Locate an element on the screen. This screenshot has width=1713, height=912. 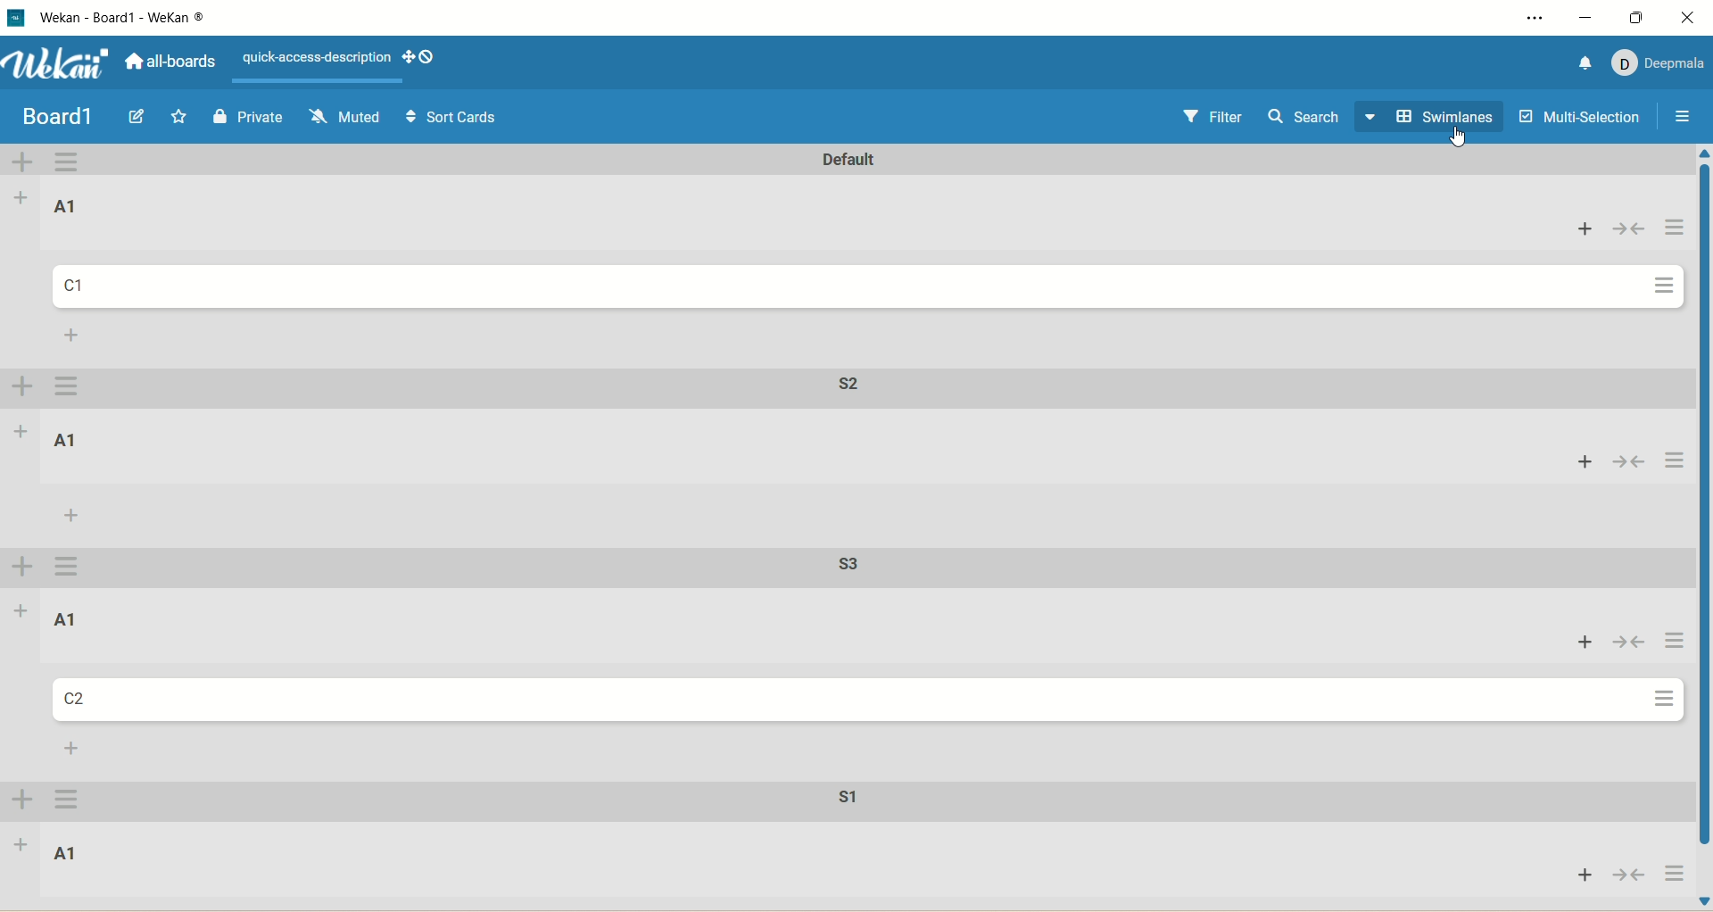
actions is located at coordinates (1673, 874).